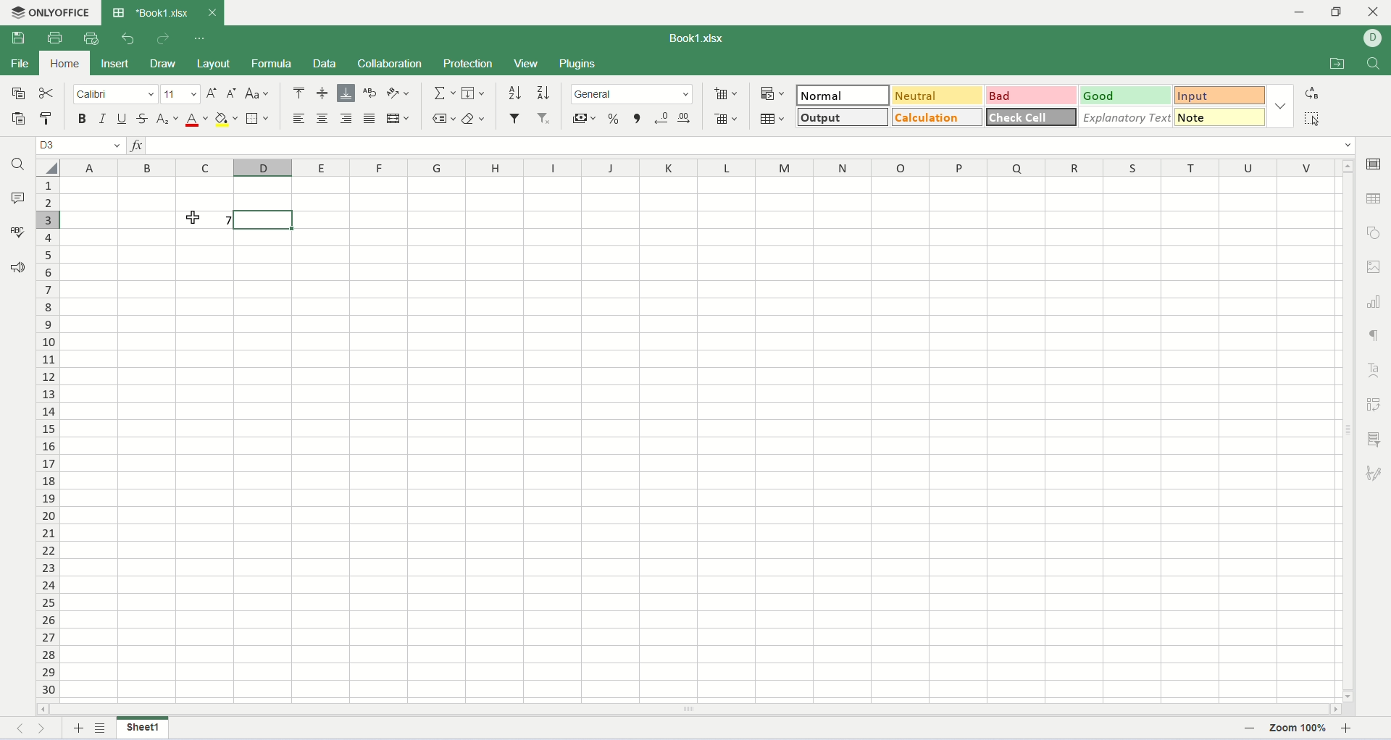 This screenshot has width=1391, height=740. What do you see at coordinates (1374, 38) in the screenshot?
I see `username` at bounding box center [1374, 38].